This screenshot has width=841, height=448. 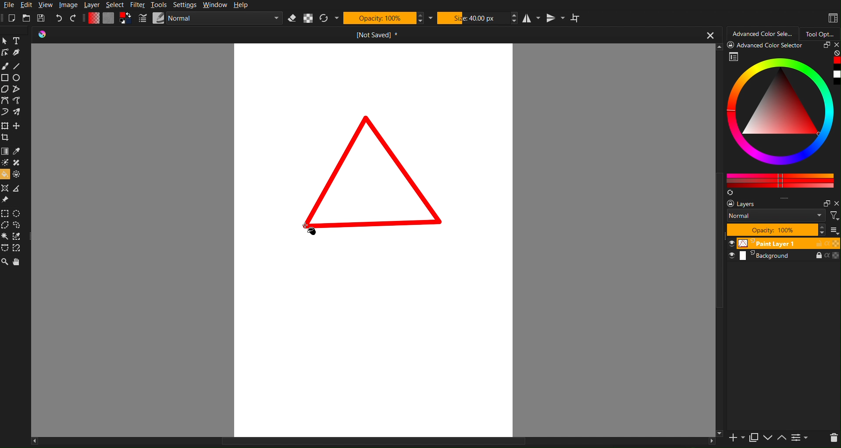 I want to click on duplicate layer or mask, so click(x=753, y=437).